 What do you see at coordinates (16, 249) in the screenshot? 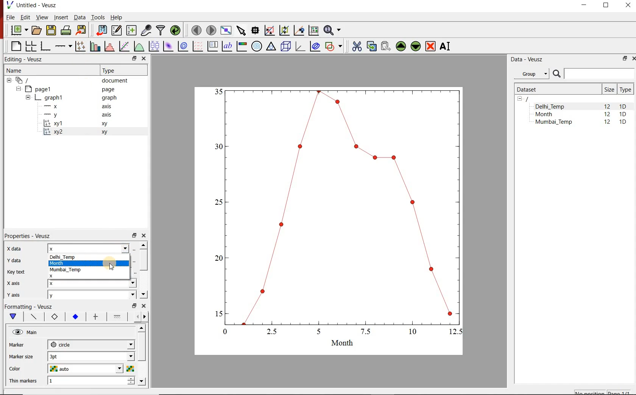
I see `x-data` at bounding box center [16, 249].